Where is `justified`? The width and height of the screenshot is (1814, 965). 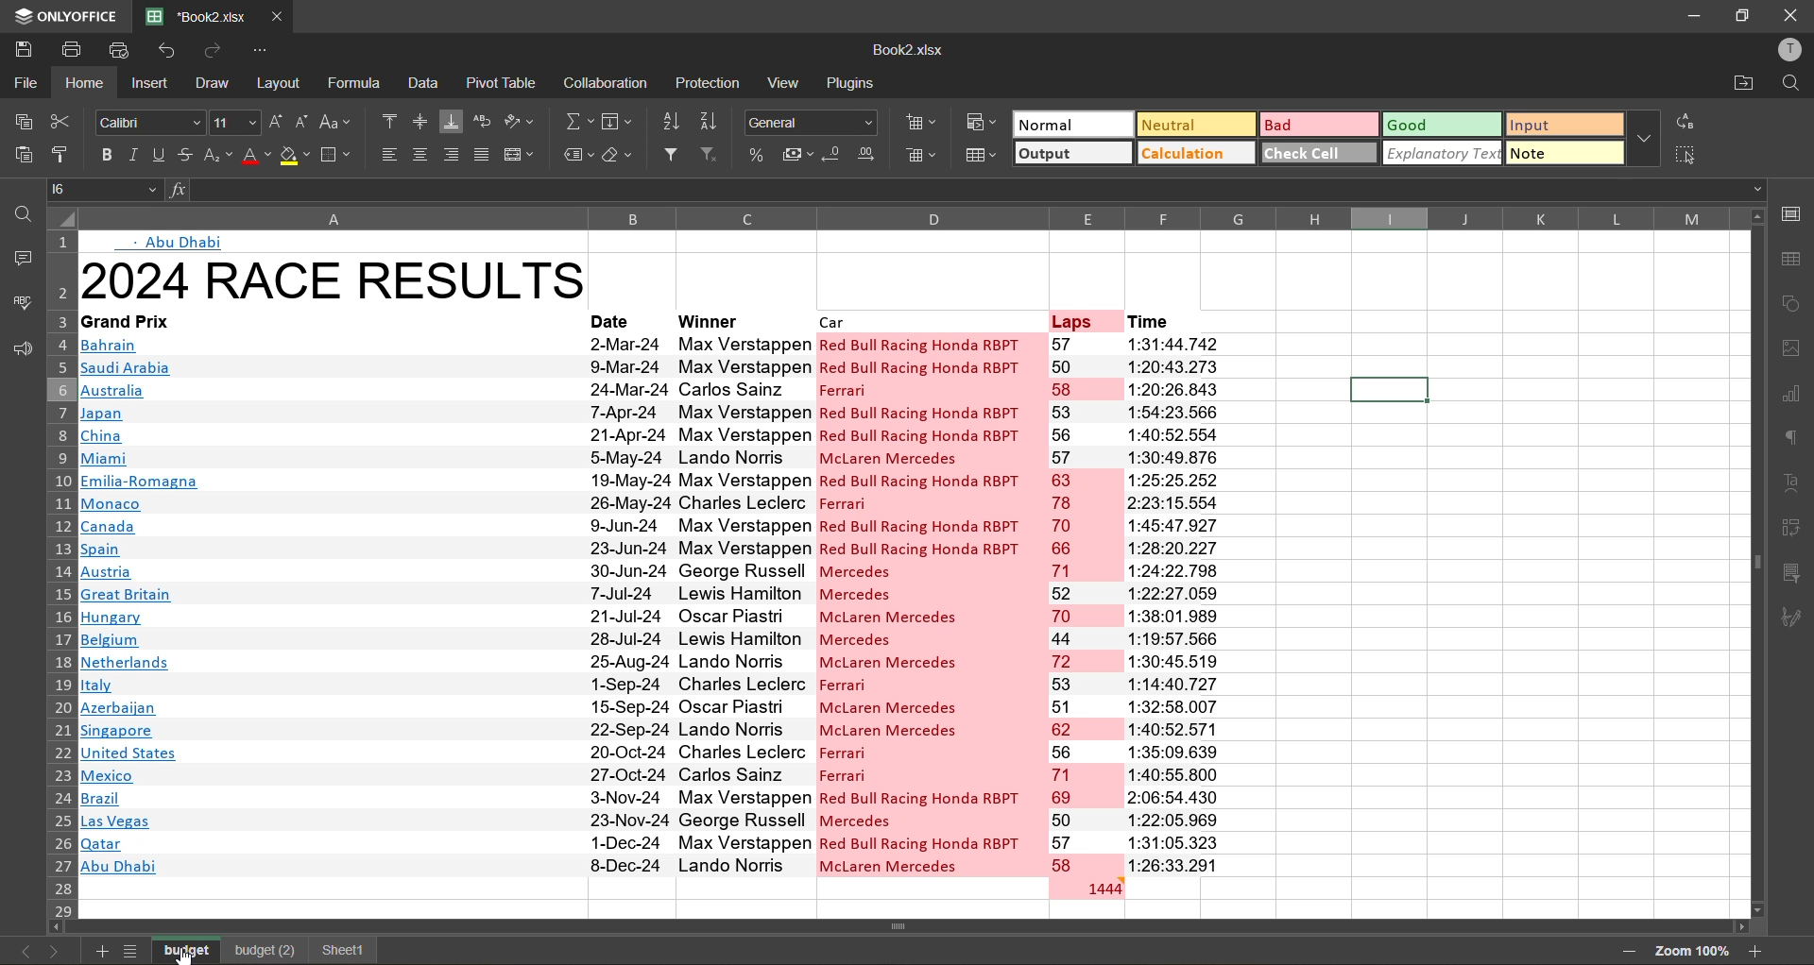 justified is located at coordinates (484, 155).